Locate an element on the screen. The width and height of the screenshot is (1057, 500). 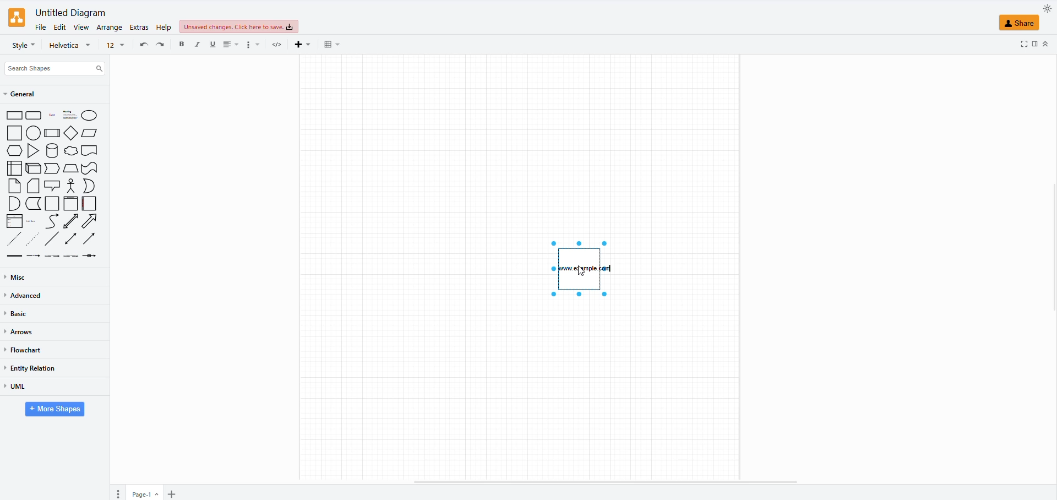
up is located at coordinates (1048, 44).